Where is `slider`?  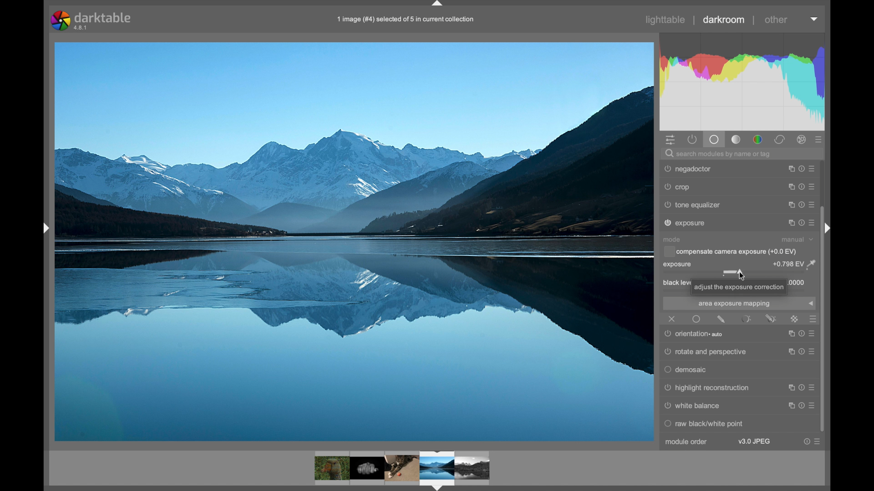
slider is located at coordinates (737, 274).